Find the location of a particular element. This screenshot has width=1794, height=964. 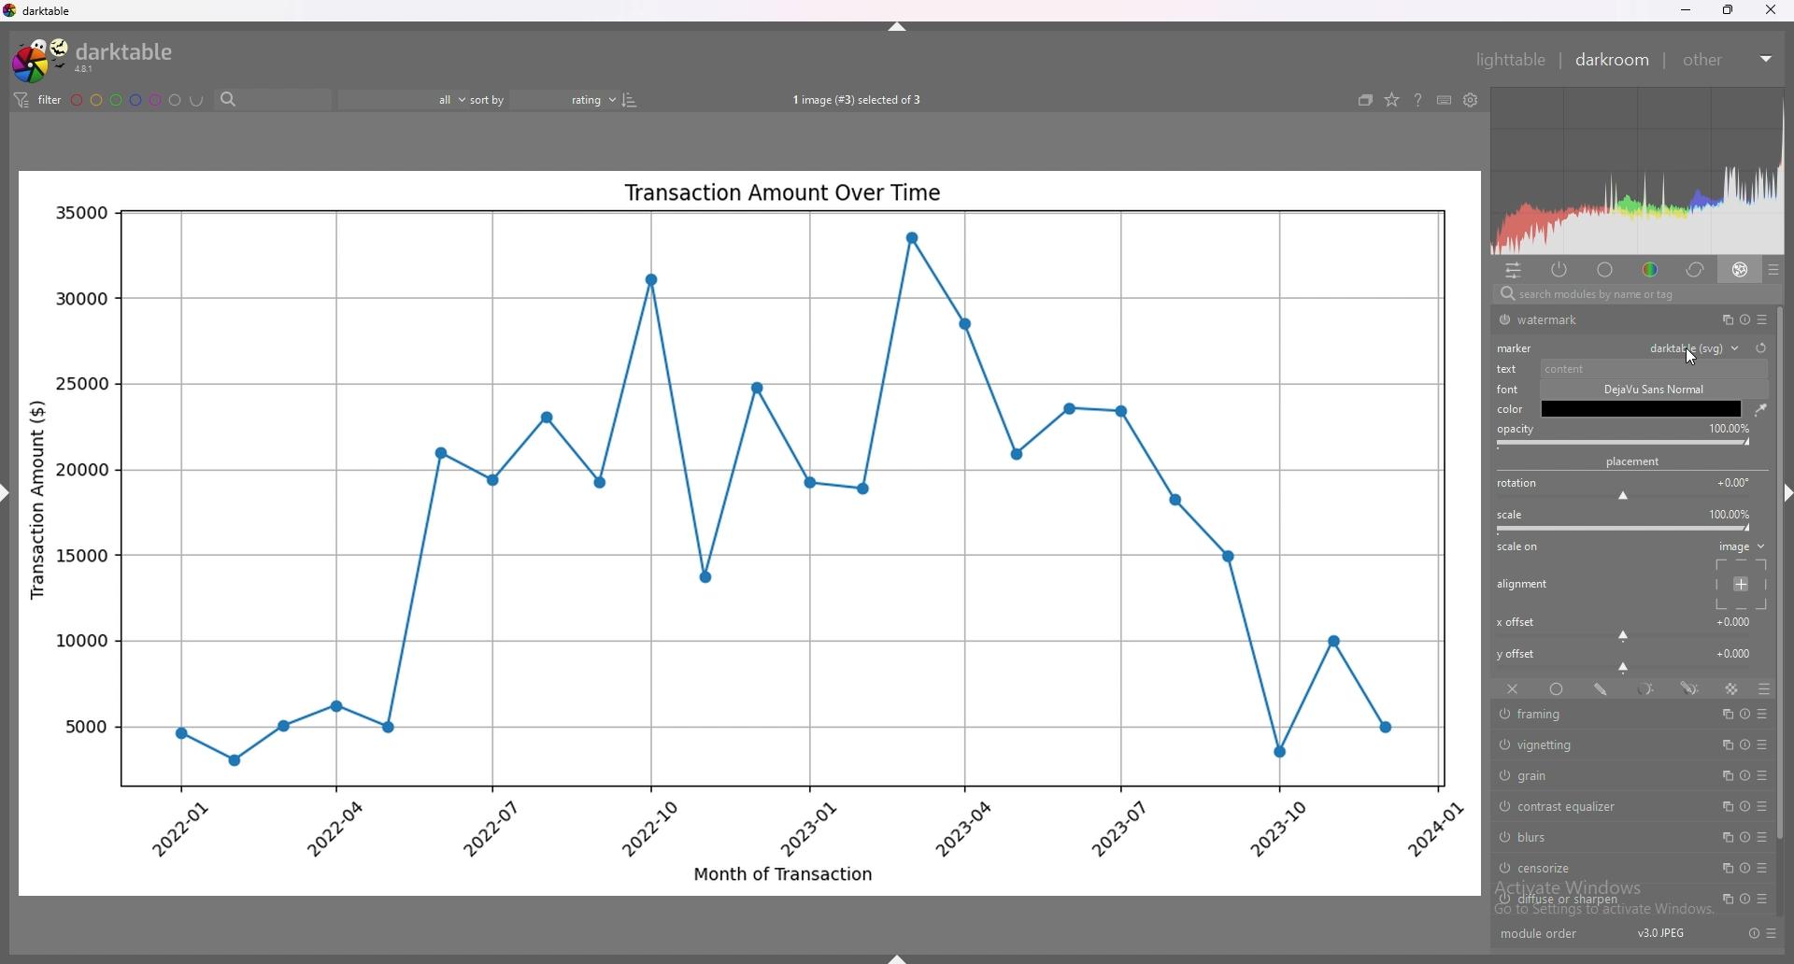

raster mask is located at coordinates (1732, 688).